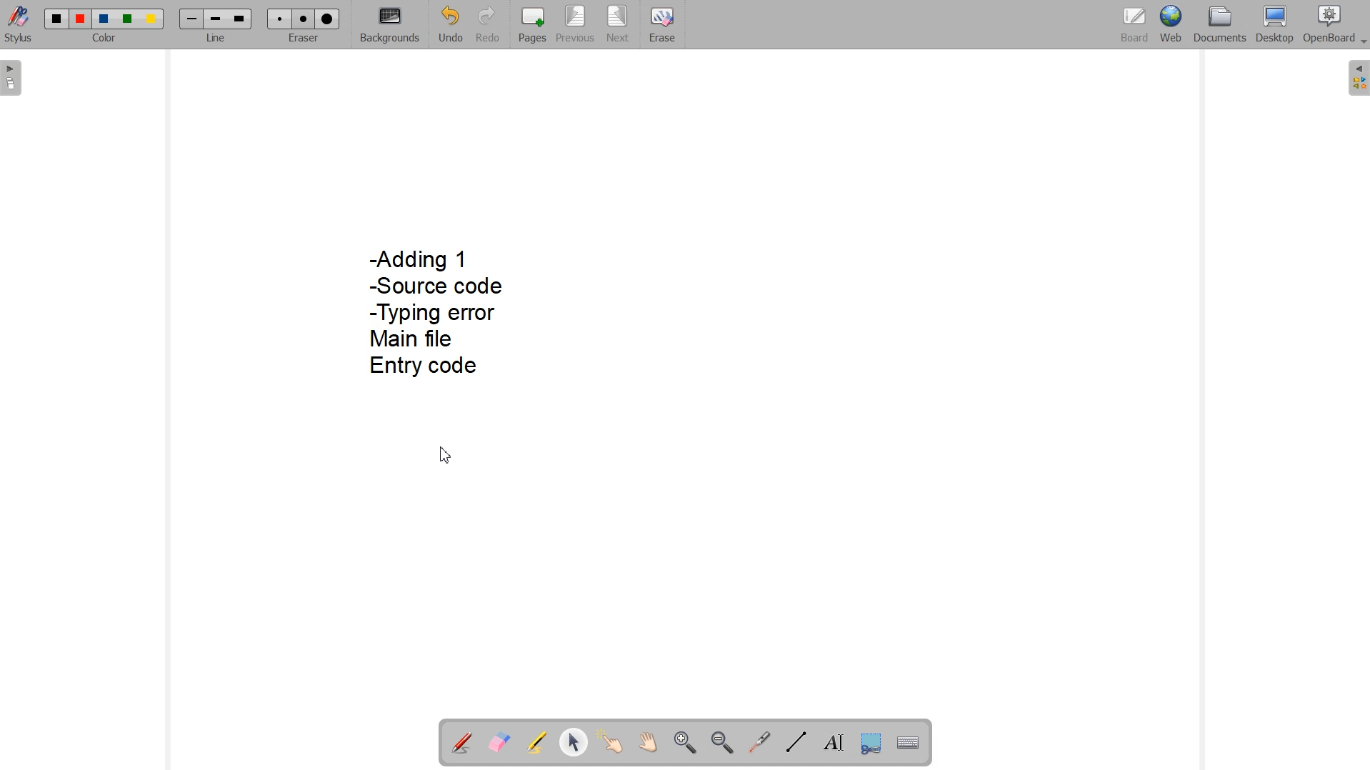  I want to click on Large eraser, so click(328, 19).